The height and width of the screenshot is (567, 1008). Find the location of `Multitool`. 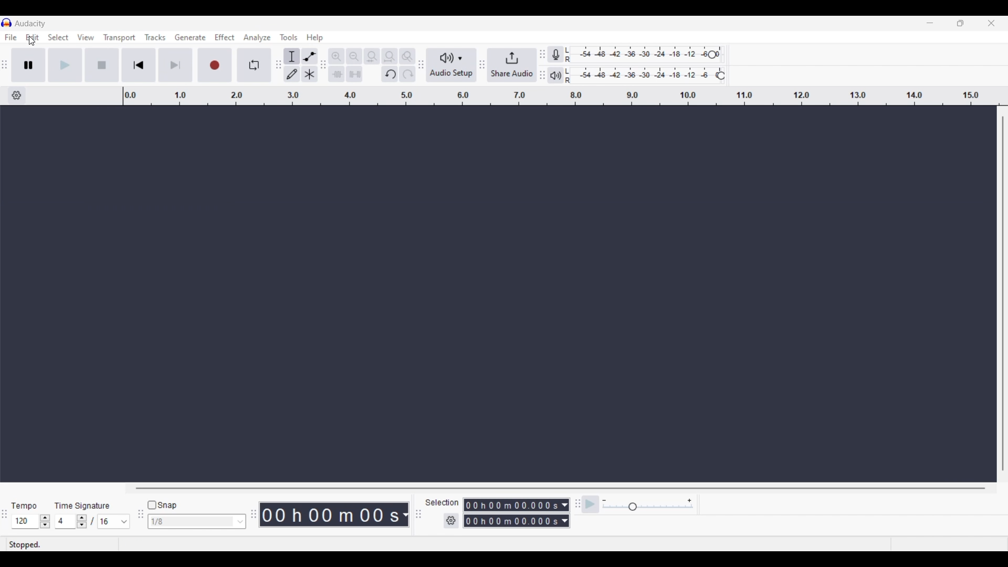

Multitool is located at coordinates (310, 75).